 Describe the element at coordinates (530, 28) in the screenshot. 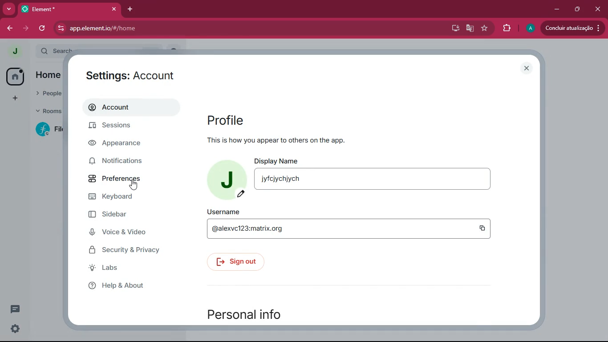

I see `profile` at that location.